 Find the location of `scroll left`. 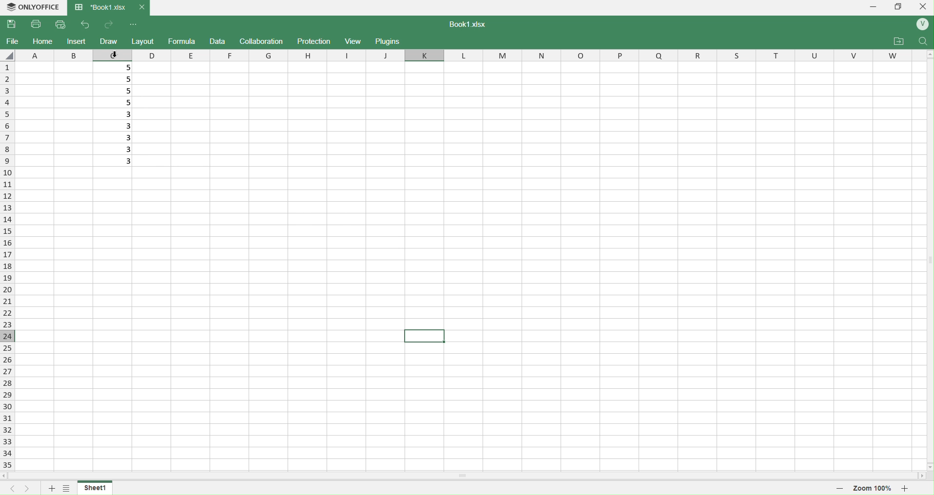

scroll left is located at coordinates (7, 476).